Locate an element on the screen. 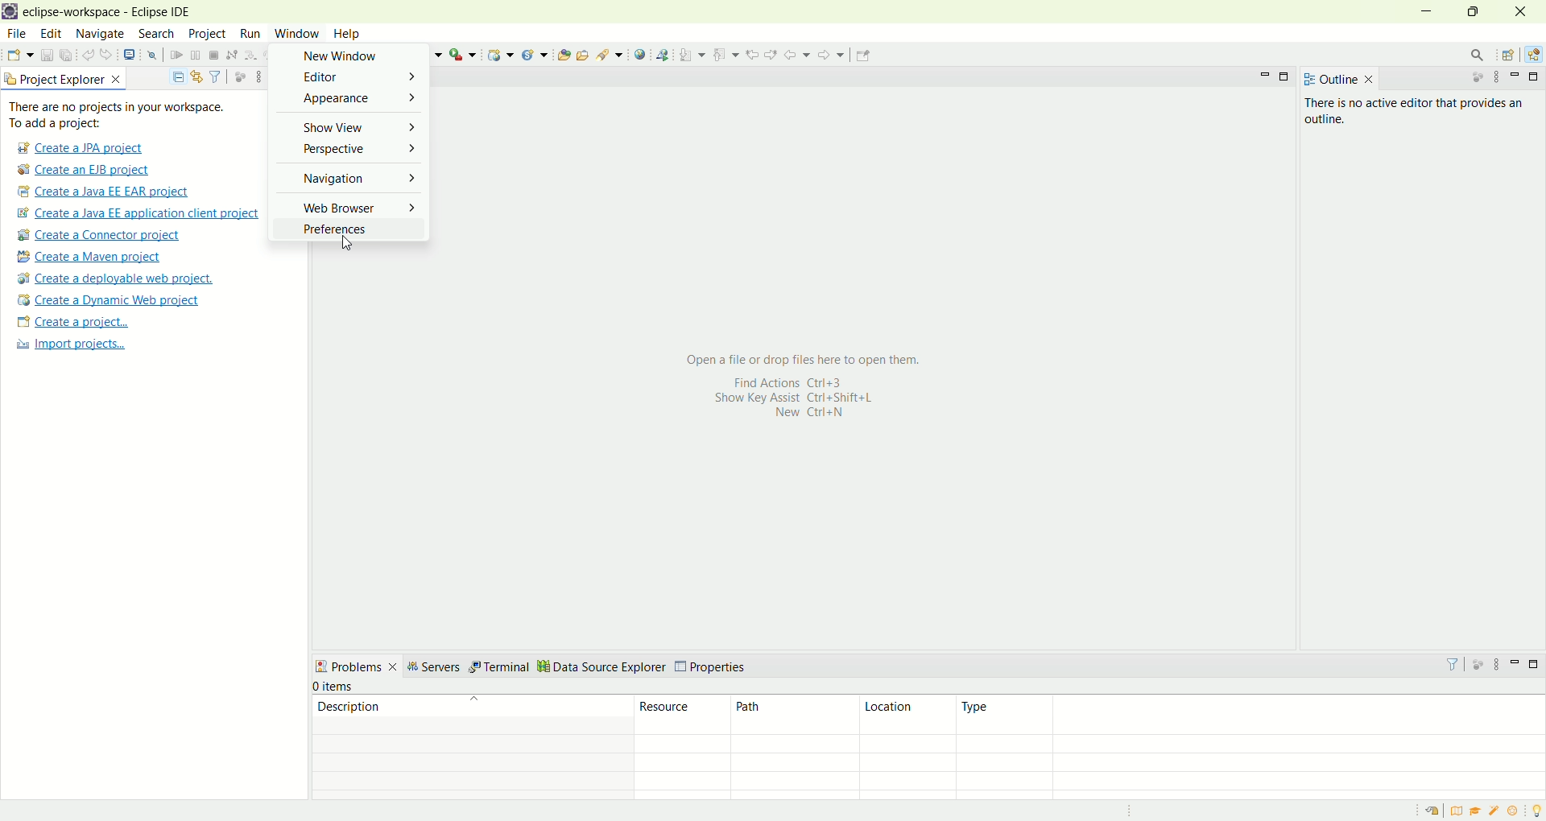  open task is located at coordinates (581, 53).